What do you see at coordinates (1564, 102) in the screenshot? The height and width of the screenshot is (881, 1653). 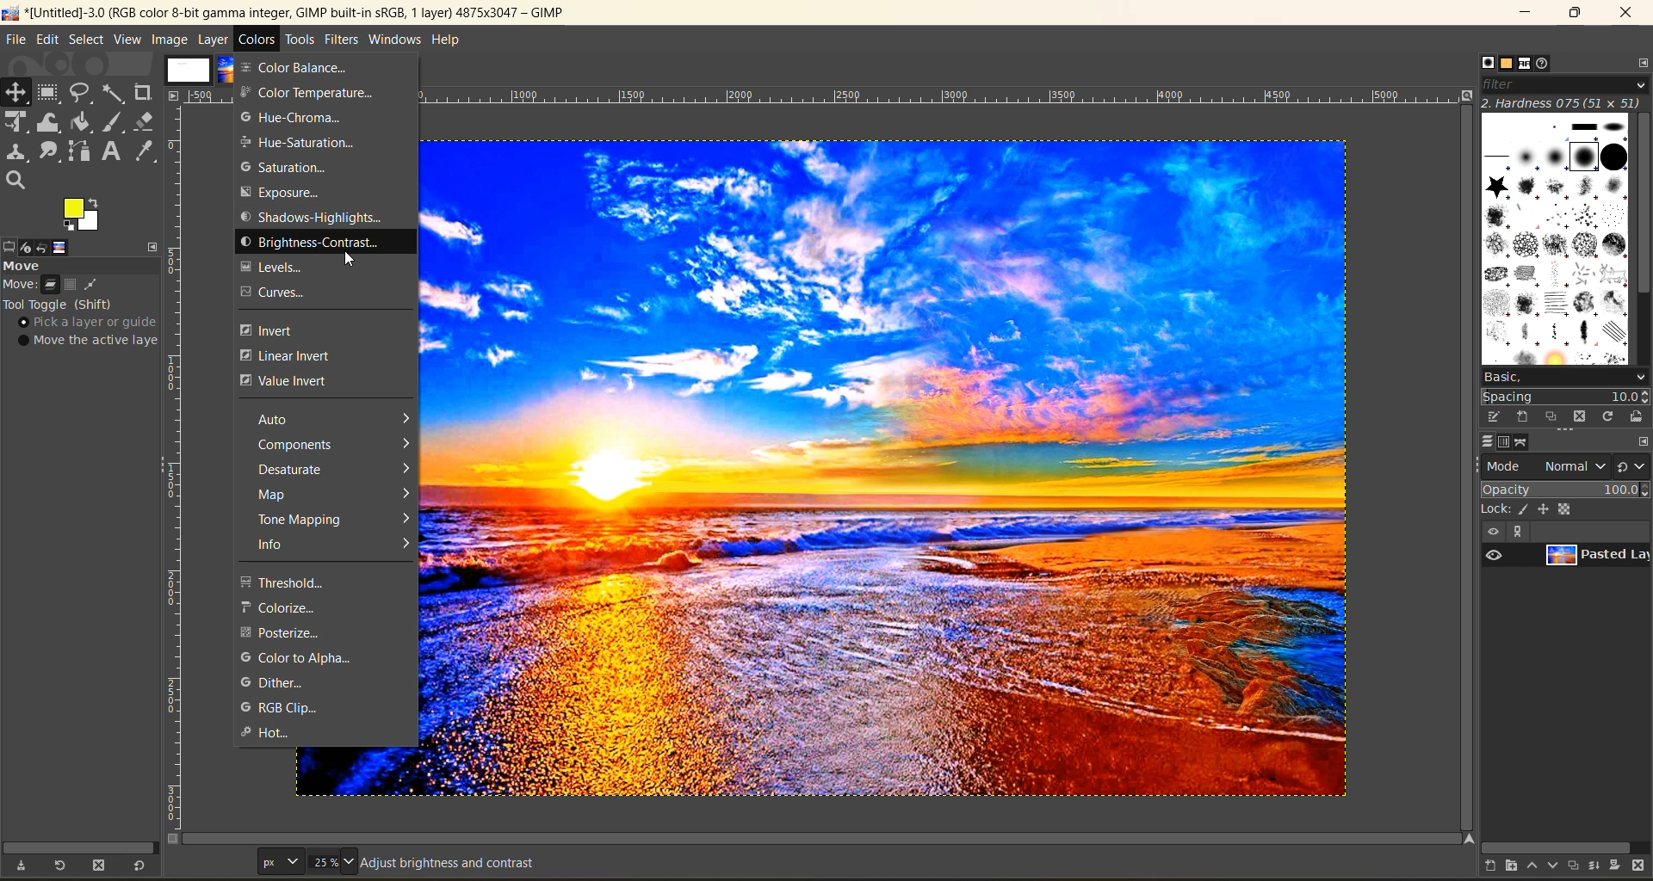 I see `hardness` at bounding box center [1564, 102].